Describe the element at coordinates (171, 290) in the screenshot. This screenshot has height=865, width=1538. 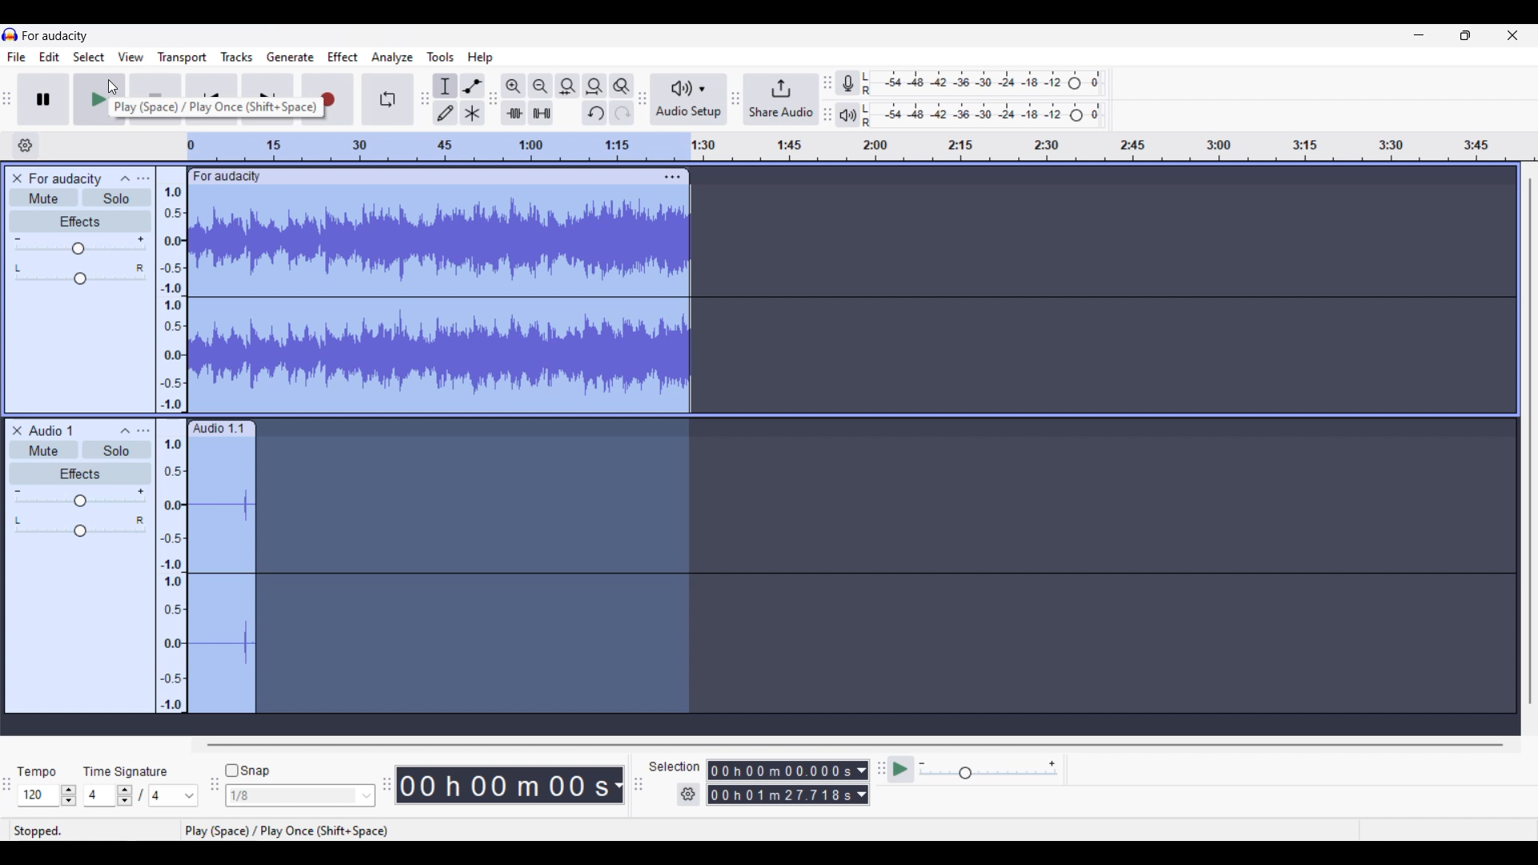
I see `amplitude` at that location.